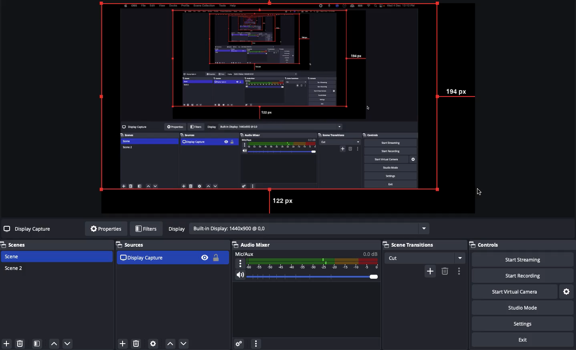 This screenshot has height=350, width=576. Describe the element at coordinates (256, 343) in the screenshot. I see `More` at that location.